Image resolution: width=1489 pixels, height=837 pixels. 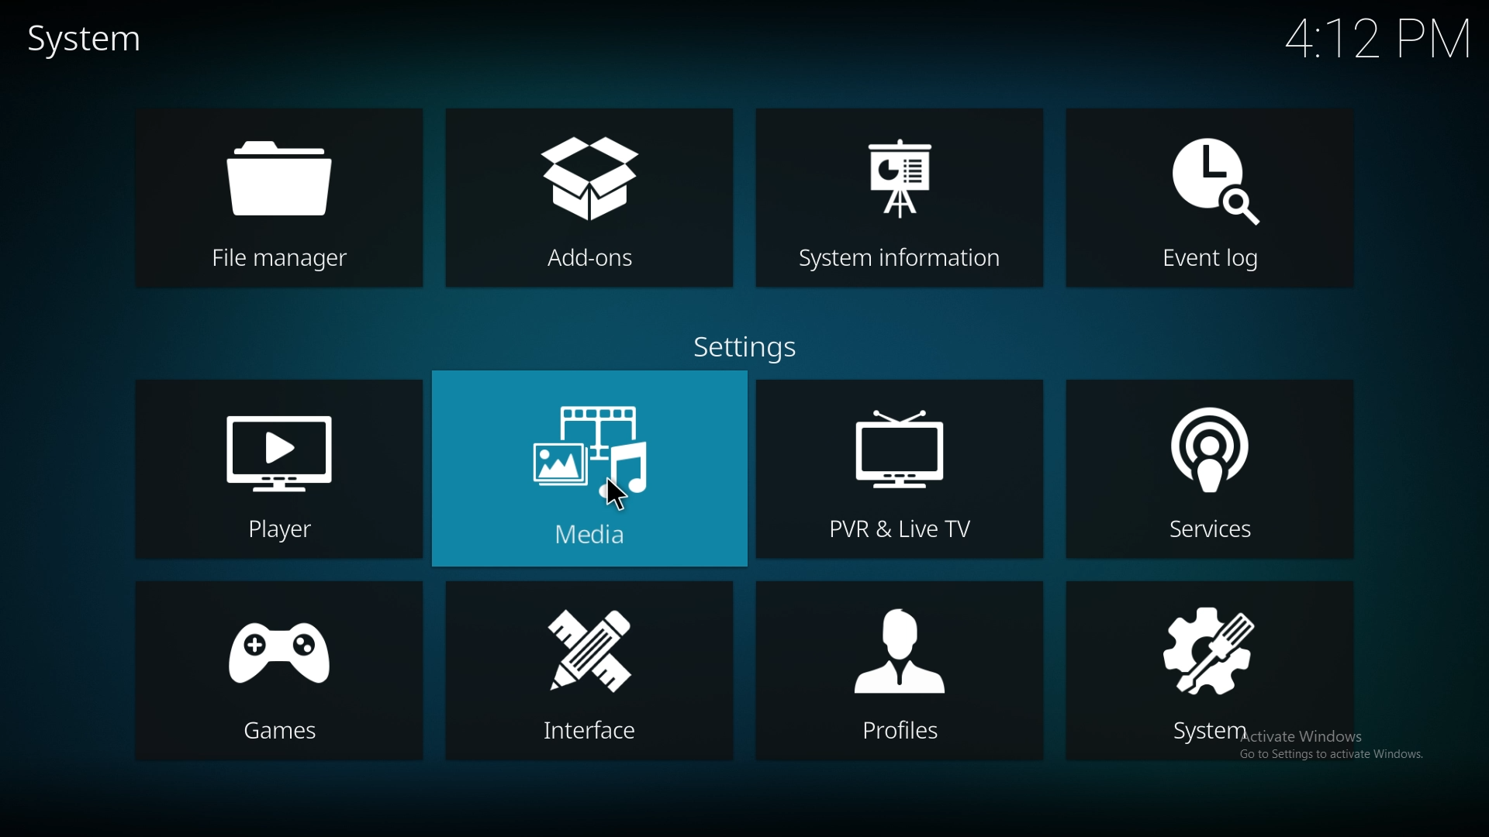 What do you see at coordinates (1208, 668) in the screenshot?
I see `system` at bounding box center [1208, 668].